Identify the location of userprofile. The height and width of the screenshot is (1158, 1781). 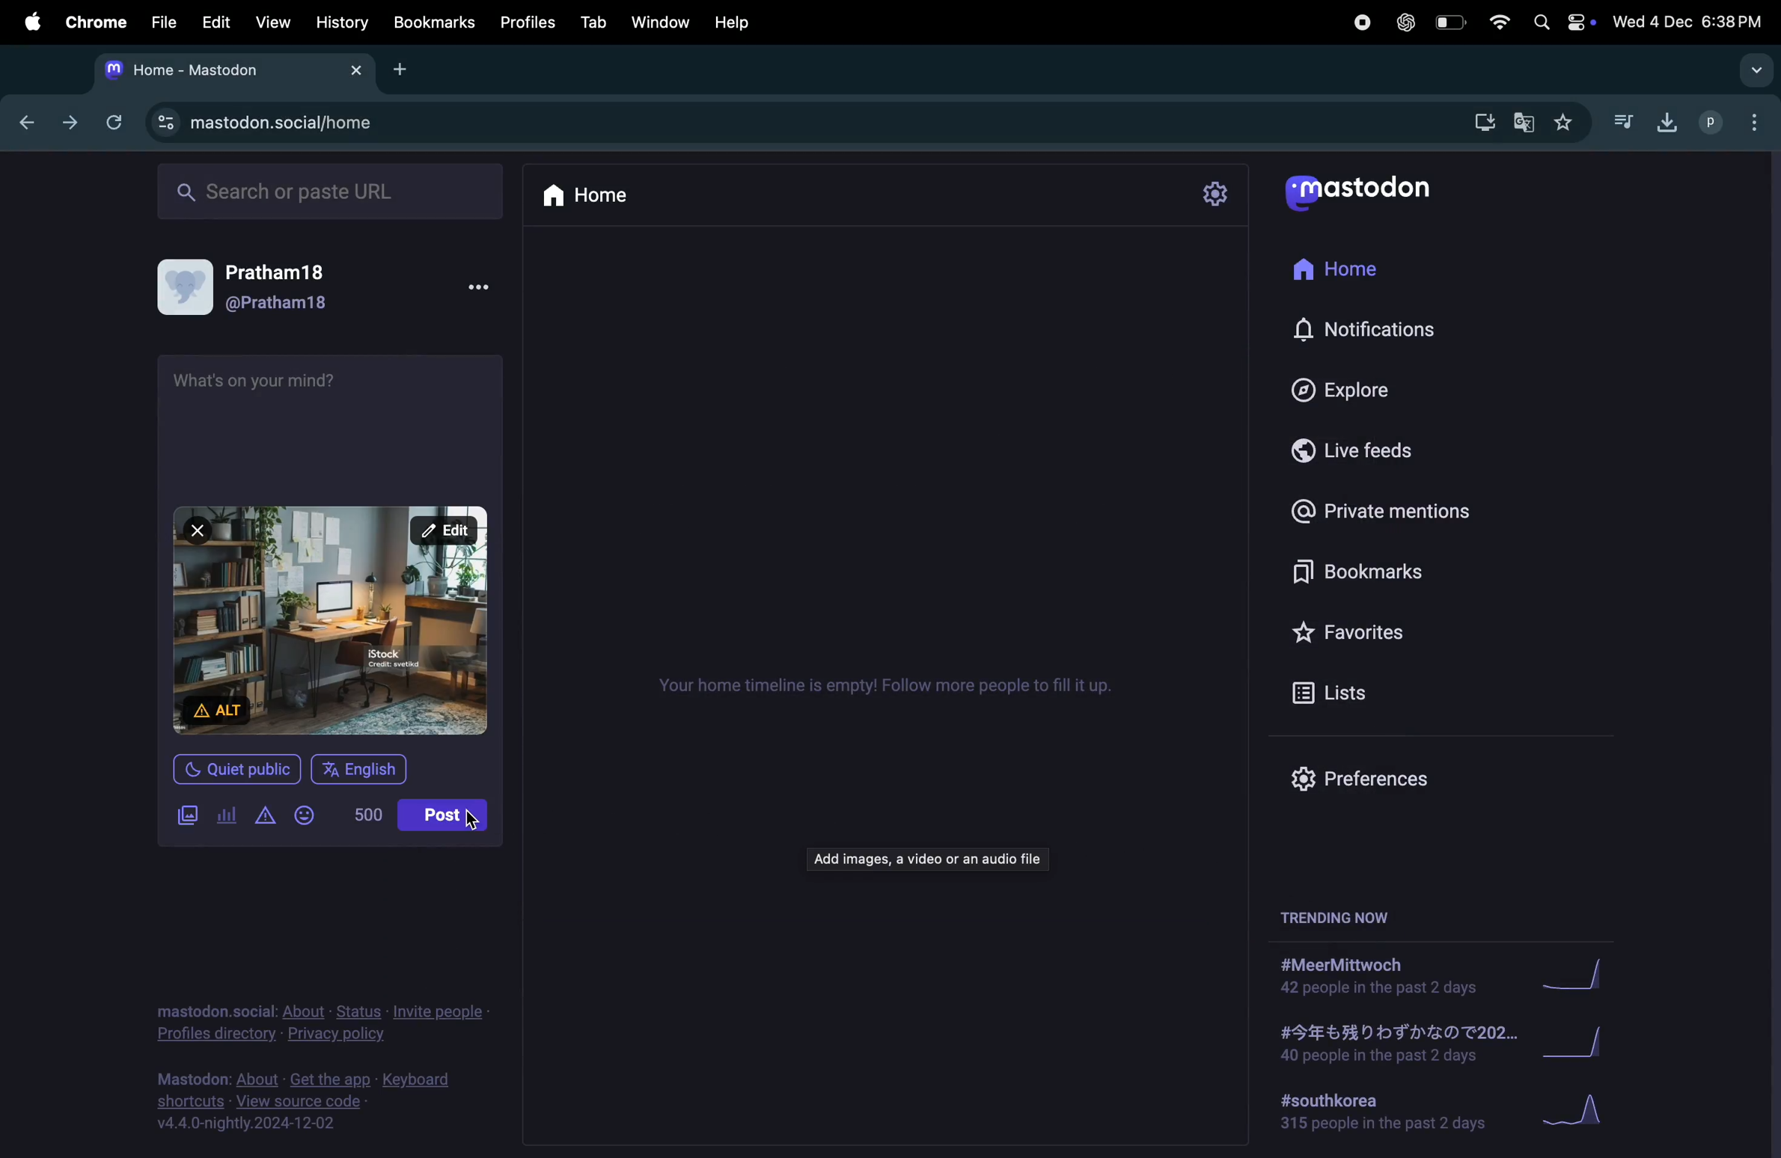
(1736, 123).